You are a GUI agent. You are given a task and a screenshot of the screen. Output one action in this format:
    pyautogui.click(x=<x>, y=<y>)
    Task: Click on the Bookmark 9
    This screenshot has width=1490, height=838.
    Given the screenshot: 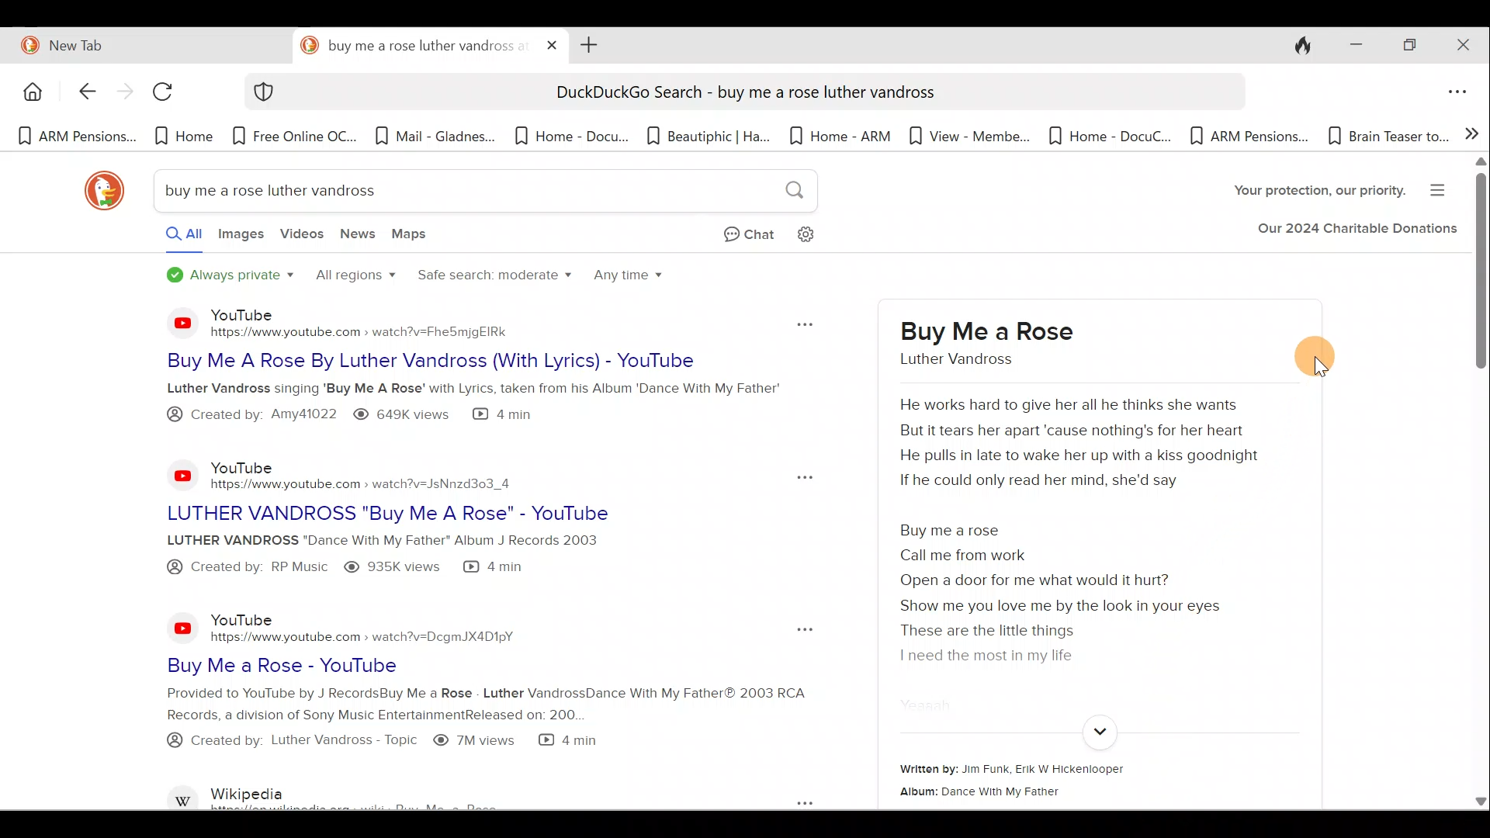 What is the action you would take?
    pyautogui.click(x=1102, y=136)
    